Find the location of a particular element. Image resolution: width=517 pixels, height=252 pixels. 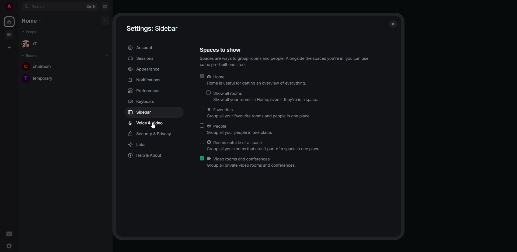

add is located at coordinates (105, 20).